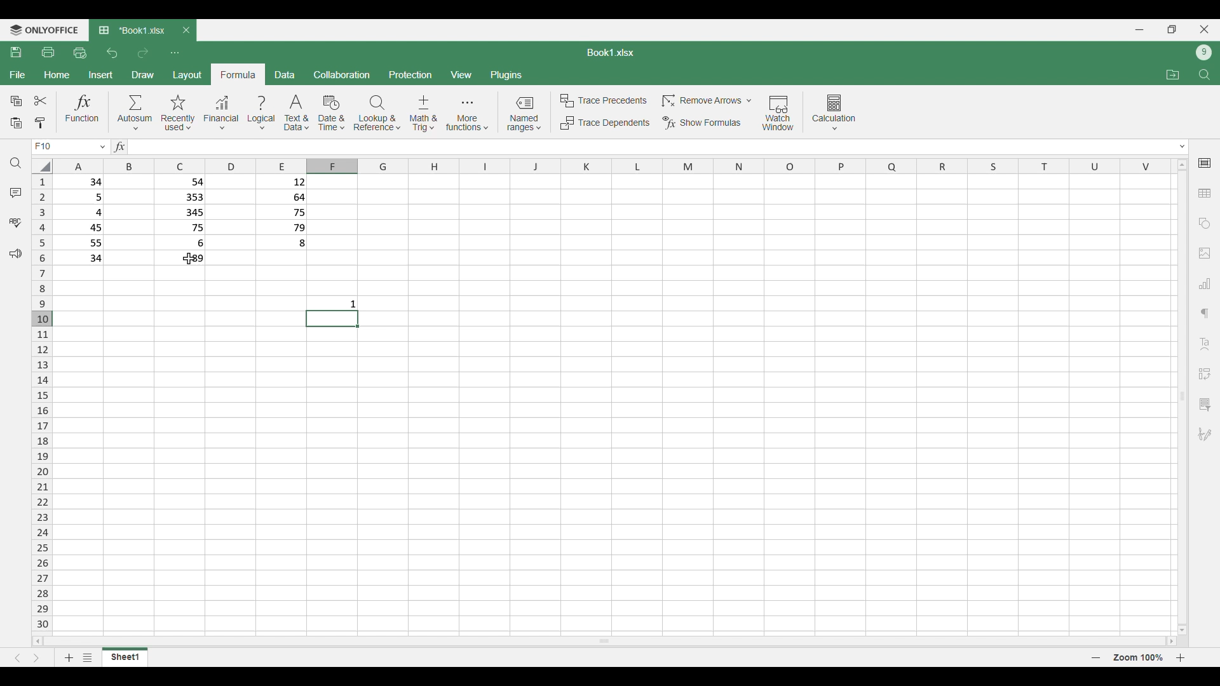 This screenshot has width=1220, height=686. Describe the element at coordinates (604, 640) in the screenshot. I see `Horizontal slide bar` at that location.